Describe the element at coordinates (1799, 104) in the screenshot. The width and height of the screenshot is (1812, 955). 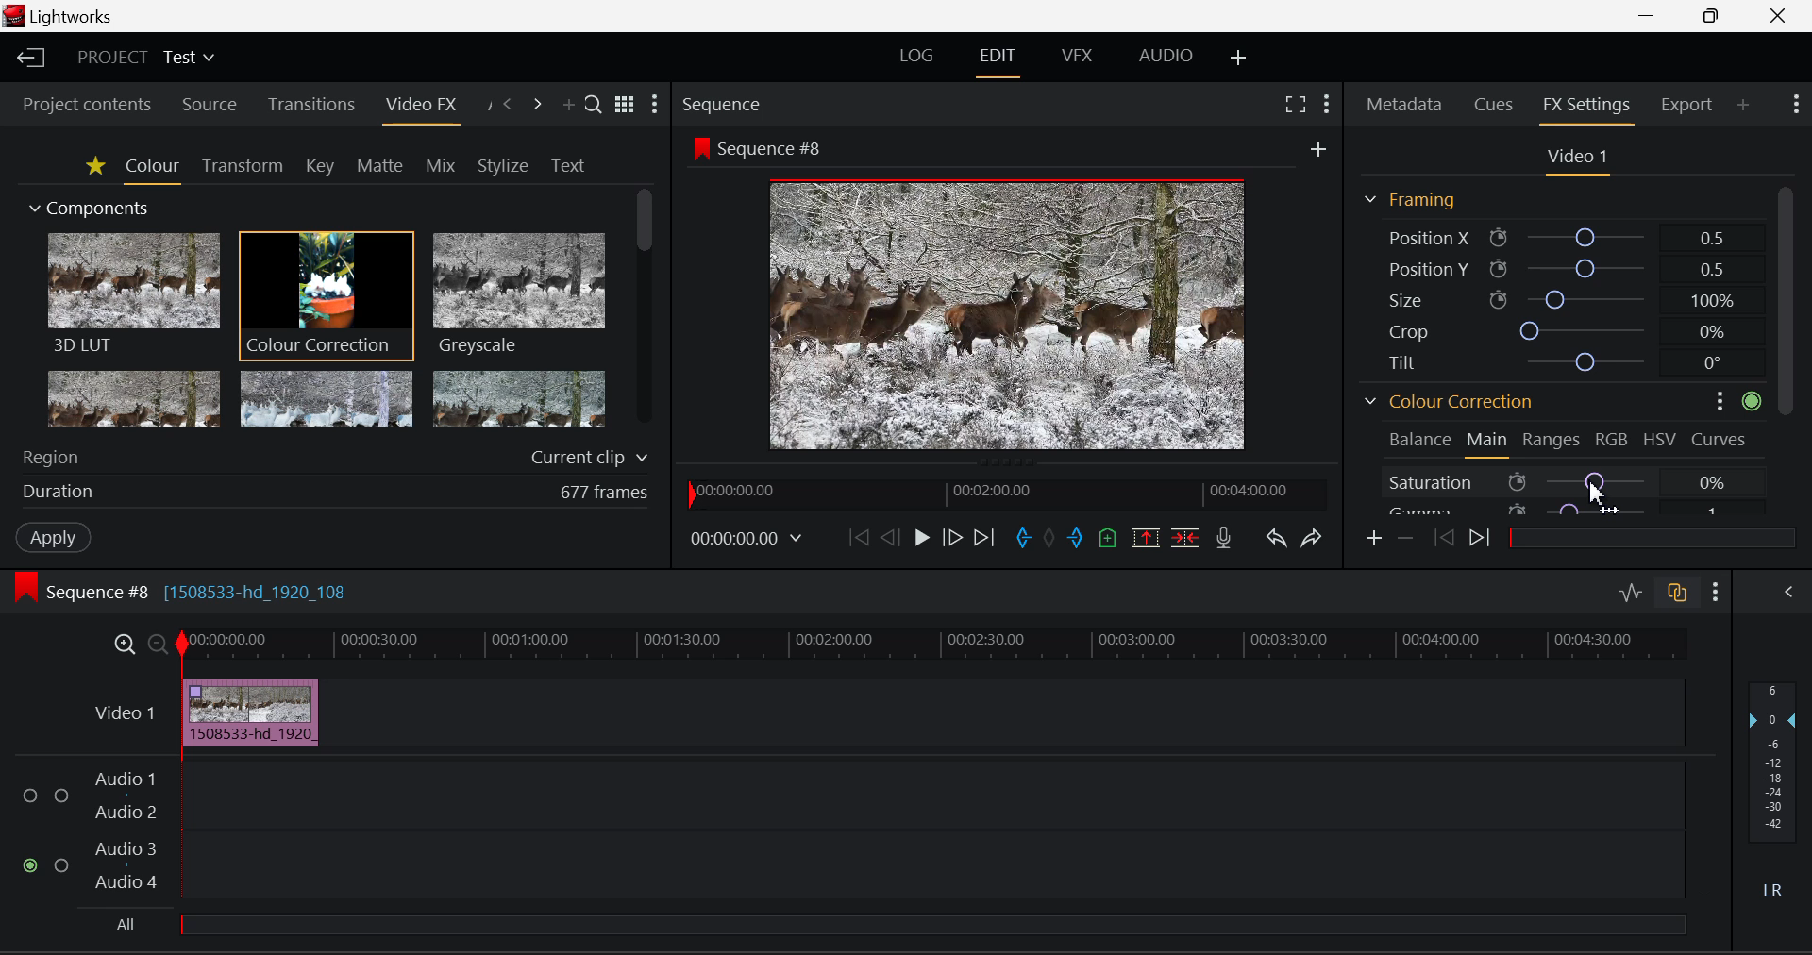
I see `Show Settings` at that location.